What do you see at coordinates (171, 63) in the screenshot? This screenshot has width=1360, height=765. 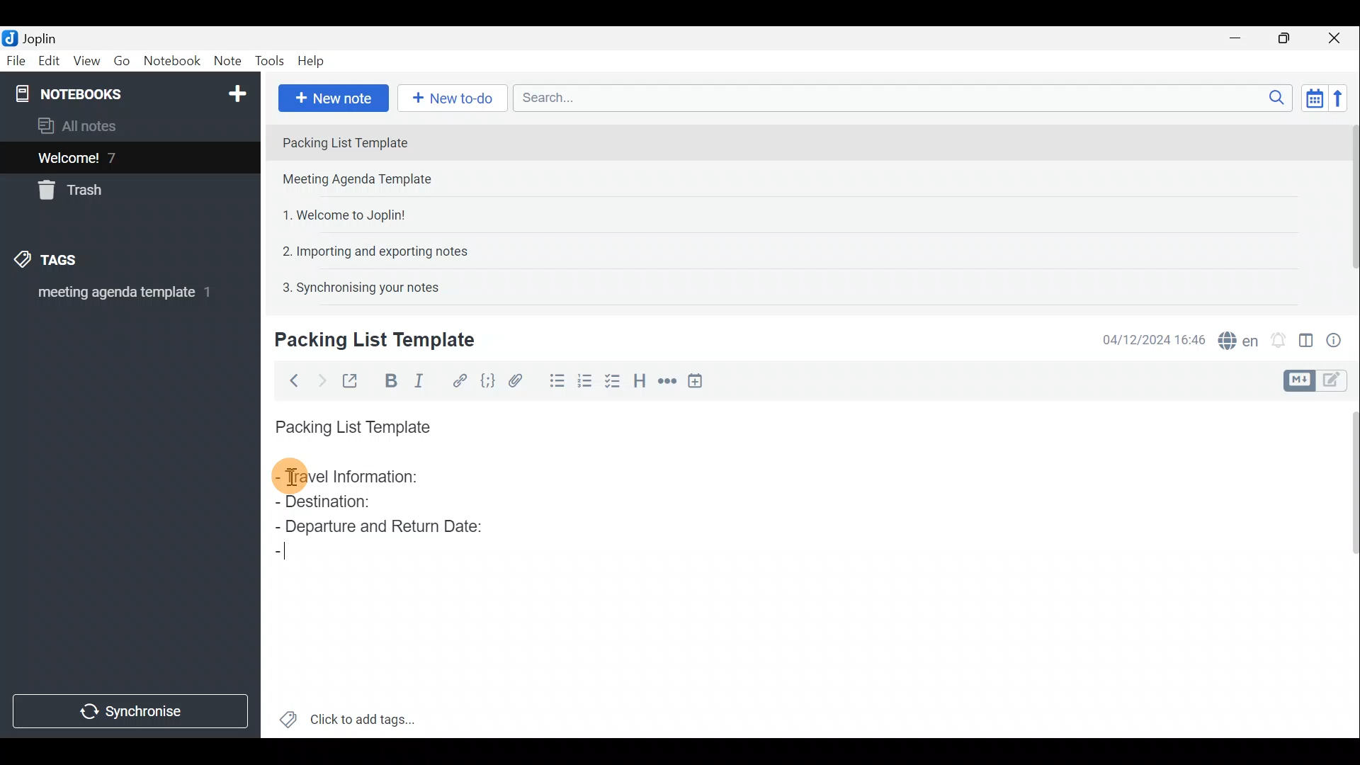 I see `Notebook` at bounding box center [171, 63].